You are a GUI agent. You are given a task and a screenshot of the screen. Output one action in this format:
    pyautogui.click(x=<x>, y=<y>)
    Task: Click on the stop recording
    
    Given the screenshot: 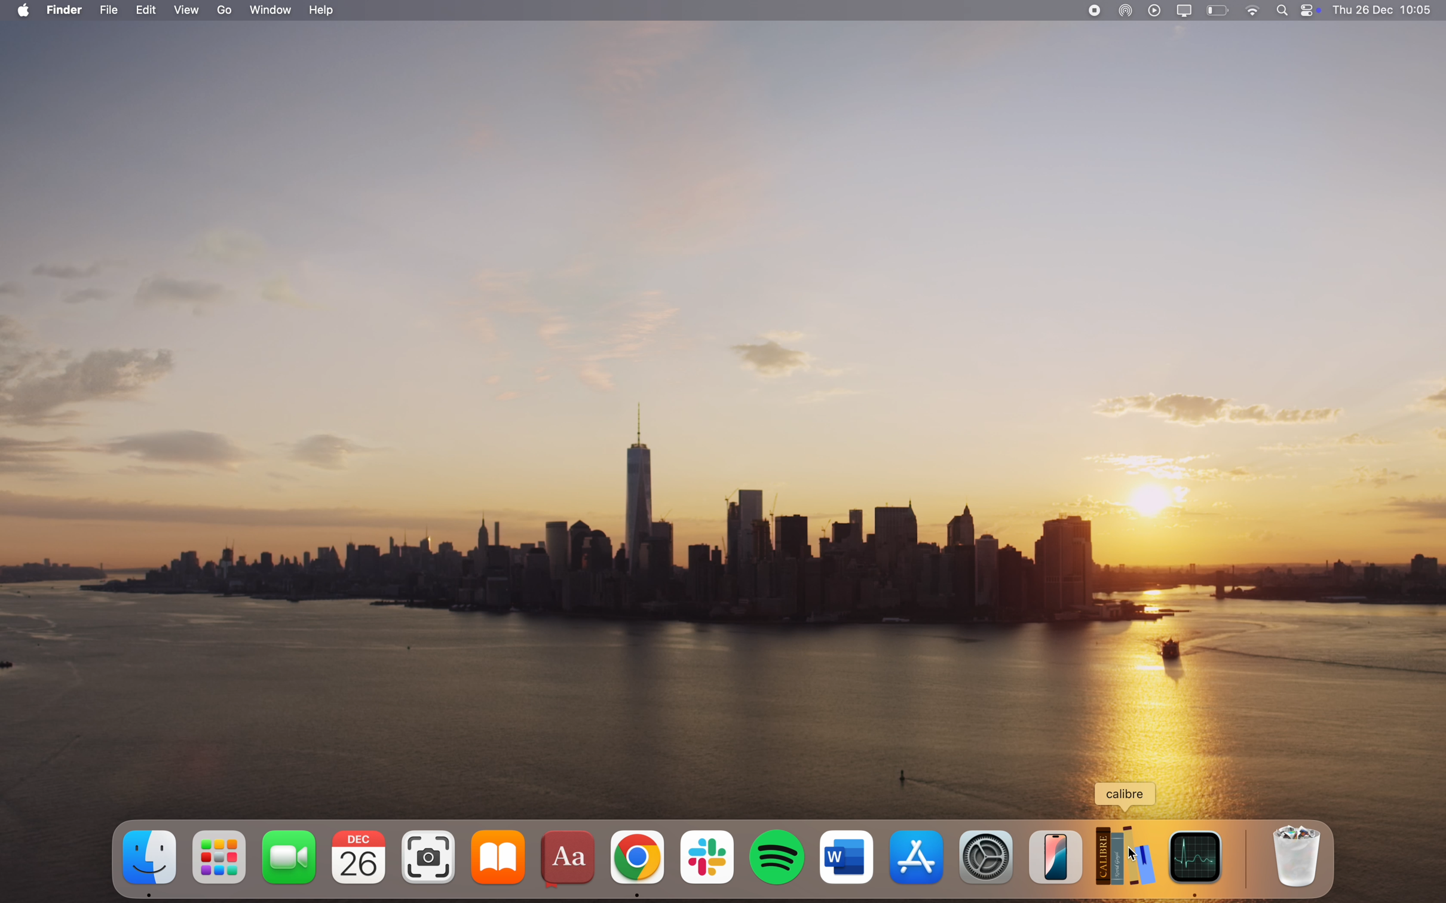 What is the action you would take?
    pyautogui.click(x=1092, y=11)
    